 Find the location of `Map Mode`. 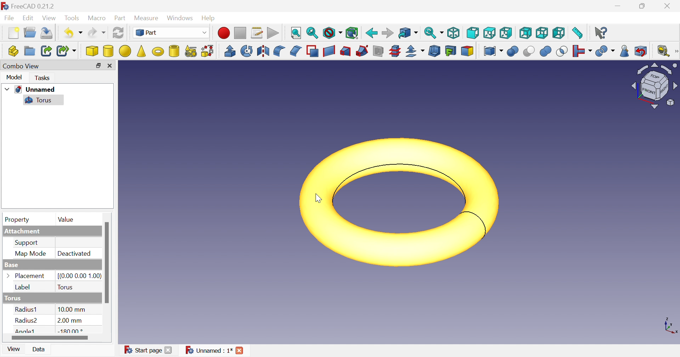

Map Mode is located at coordinates (29, 255).